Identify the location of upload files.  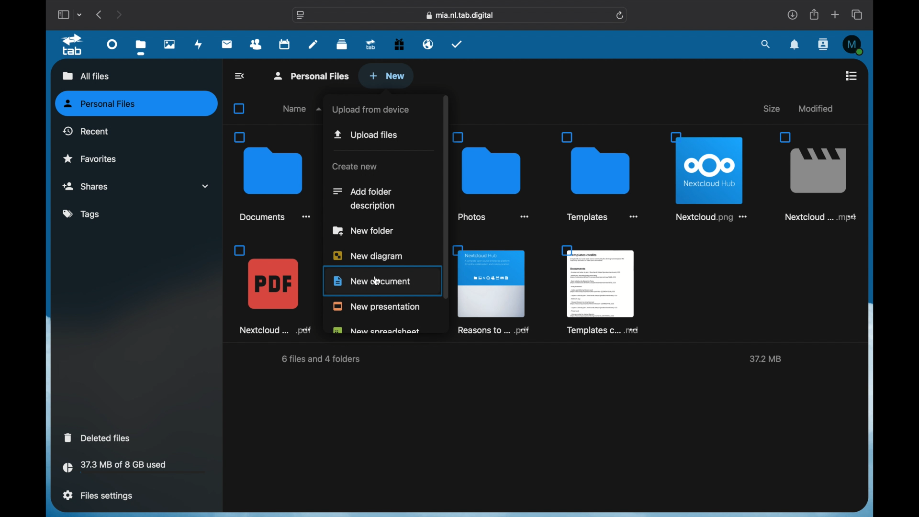
(367, 135).